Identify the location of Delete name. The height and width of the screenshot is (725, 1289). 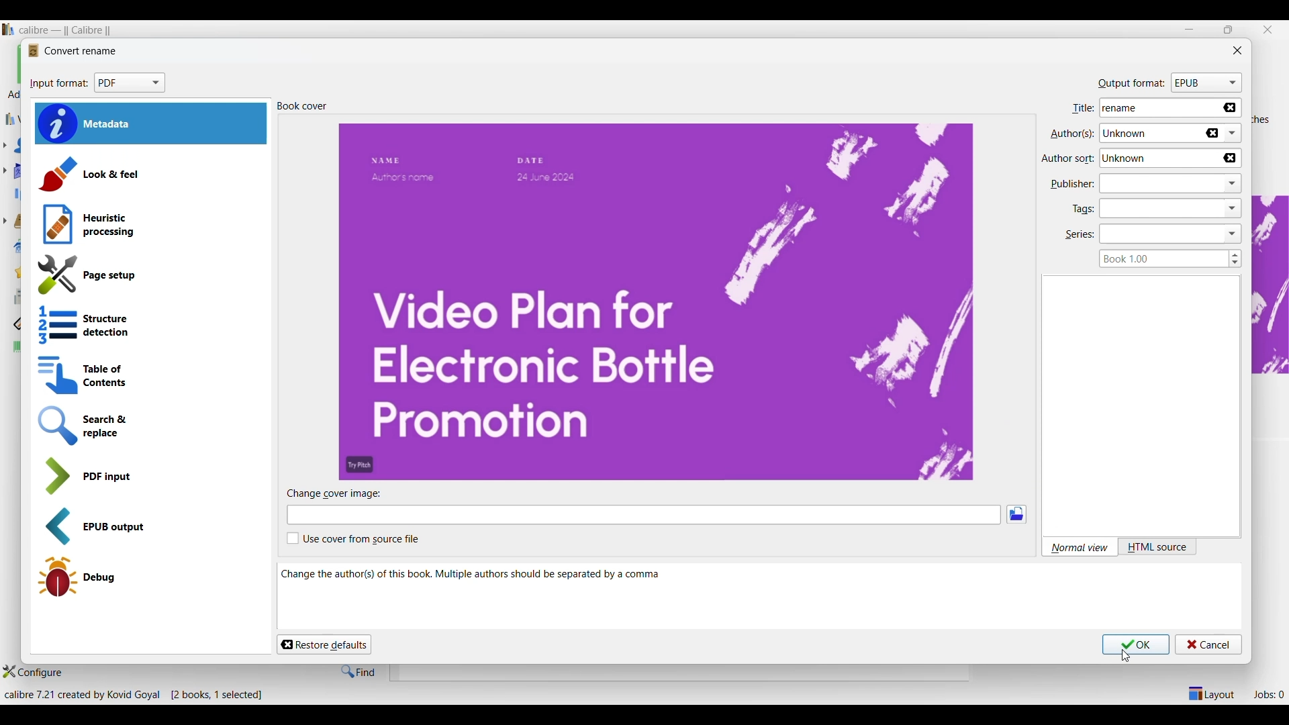
(1230, 158).